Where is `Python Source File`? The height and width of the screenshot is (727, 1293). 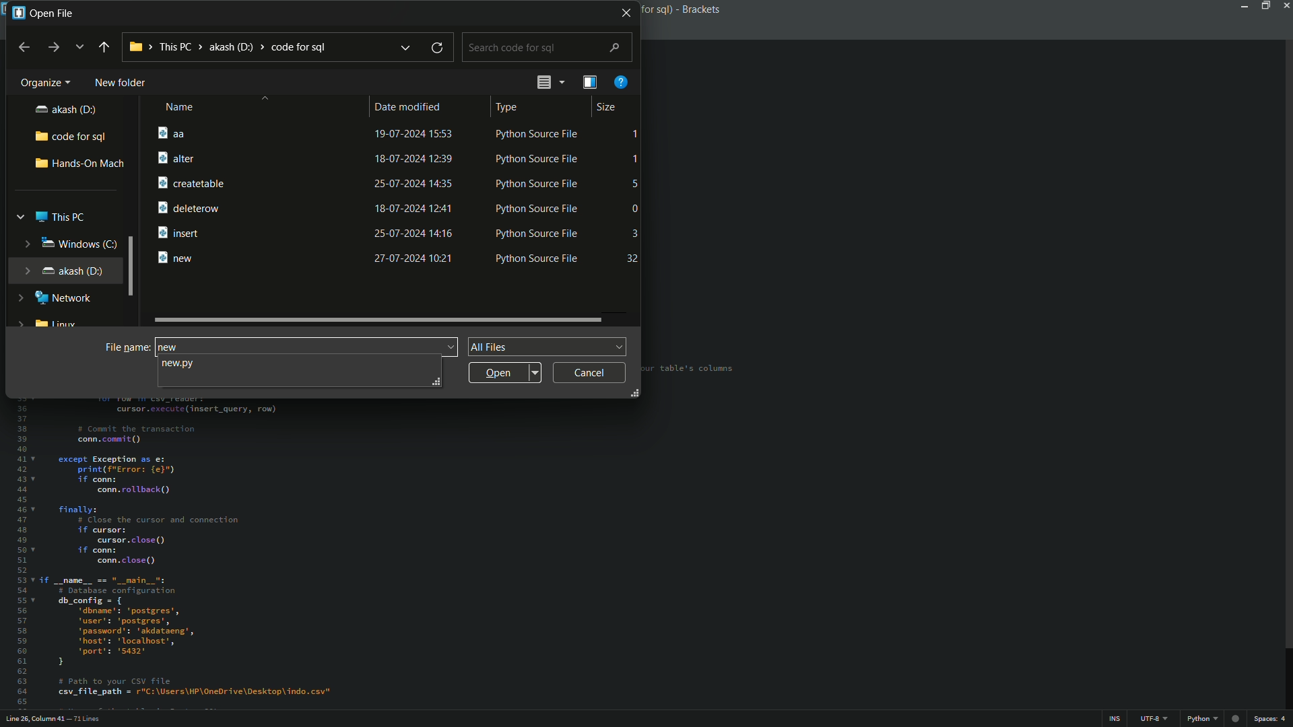 Python Source File is located at coordinates (539, 158).